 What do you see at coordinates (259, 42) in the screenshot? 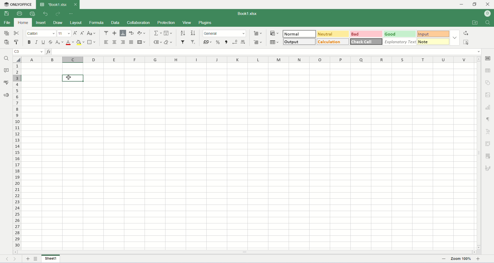
I see `remove cell` at bounding box center [259, 42].